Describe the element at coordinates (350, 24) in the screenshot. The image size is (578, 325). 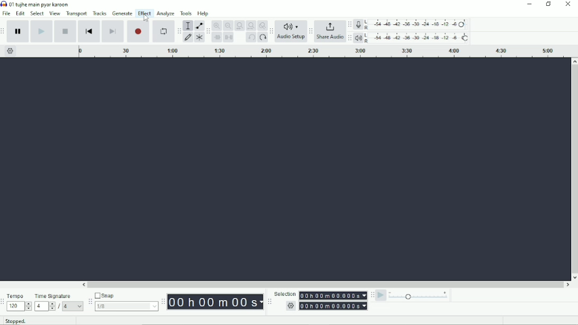
I see `Audacity record meter toolbar` at that location.